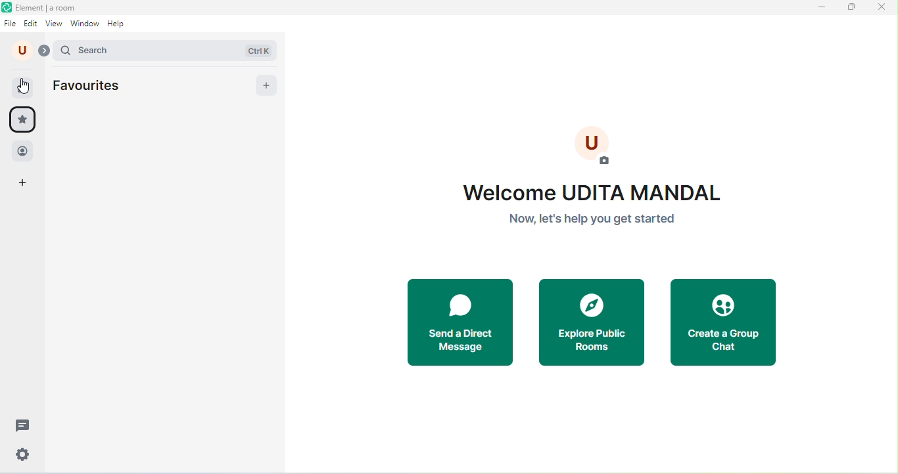 This screenshot has height=474, width=898. I want to click on add, so click(264, 84).